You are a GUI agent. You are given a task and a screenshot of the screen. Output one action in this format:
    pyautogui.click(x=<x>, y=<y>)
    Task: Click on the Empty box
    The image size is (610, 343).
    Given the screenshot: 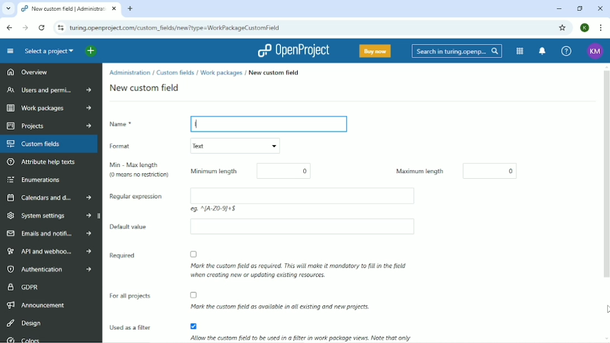 What is the action you would take?
    pyautogui.click(x=309, y=193)
    